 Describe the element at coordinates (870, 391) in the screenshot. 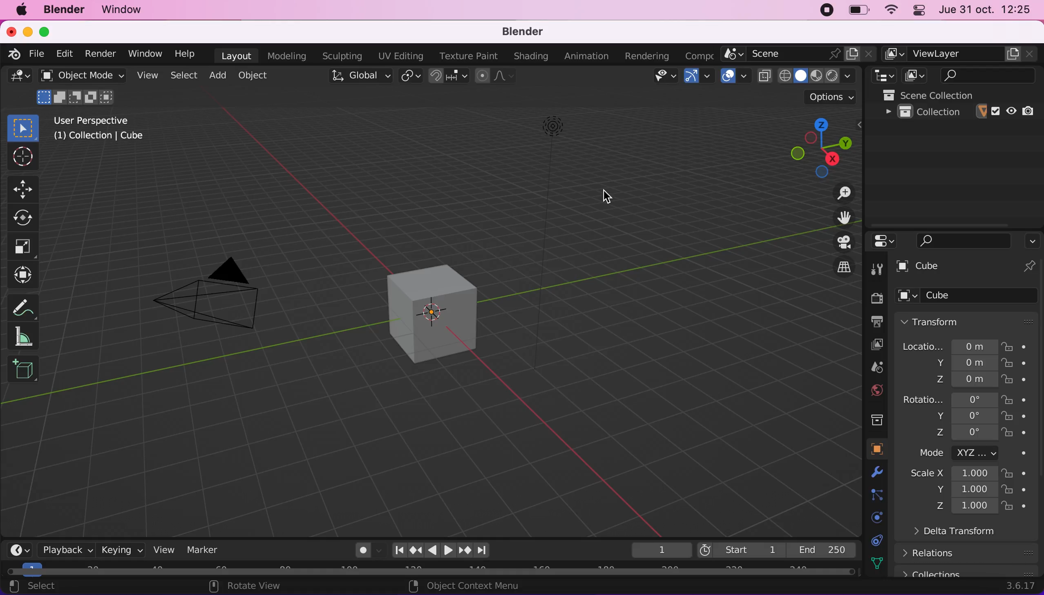

I see `world` at that location.